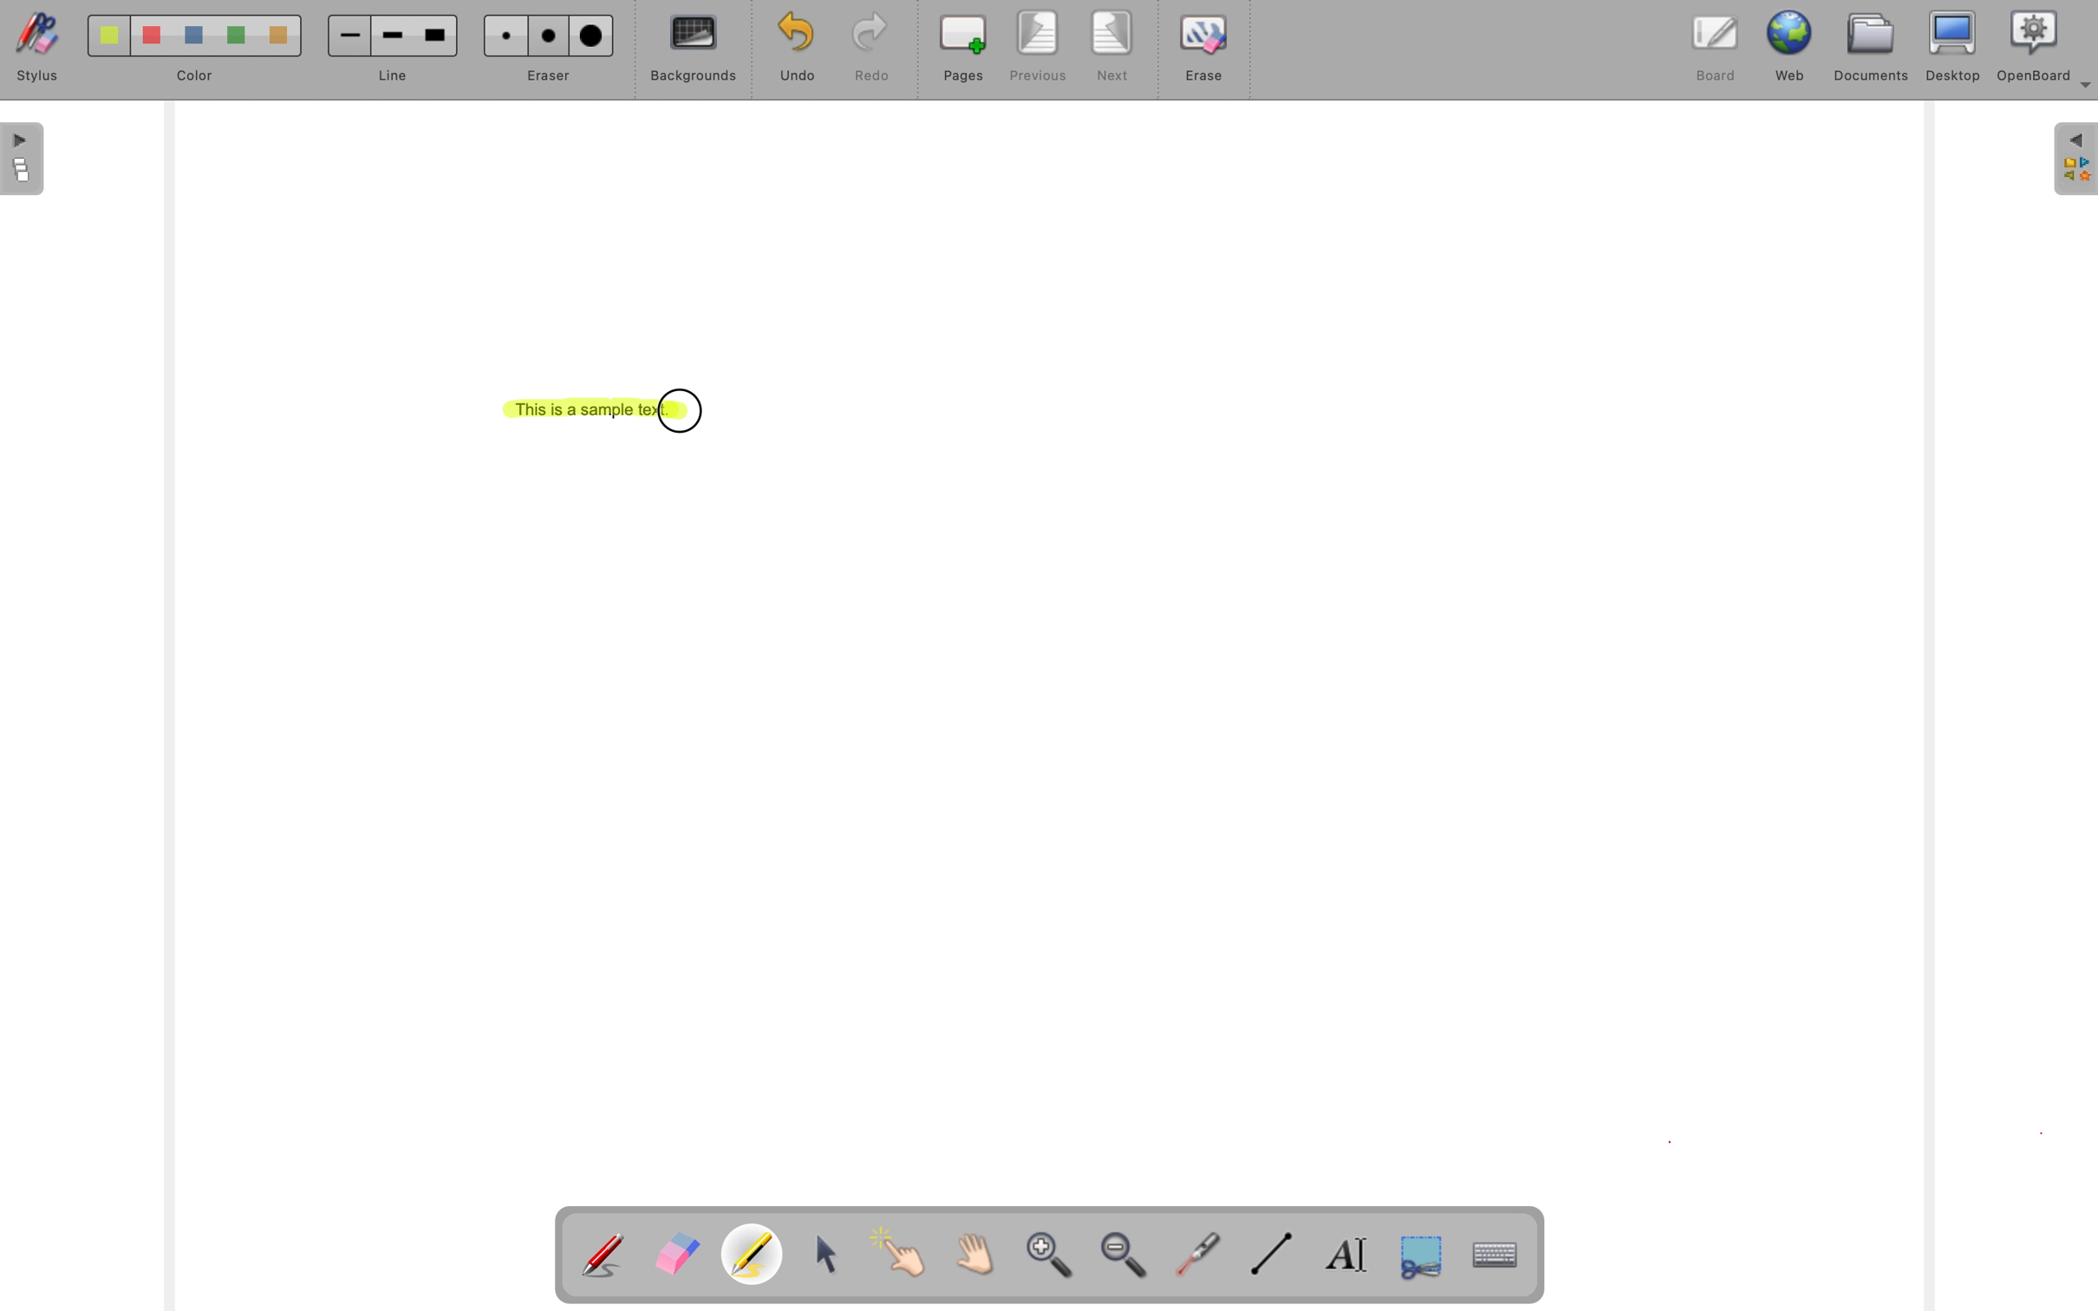  What do you see at coordinates (279, 36) in the screenshot?
I see `Color 5` at bounding box center [279, 36].